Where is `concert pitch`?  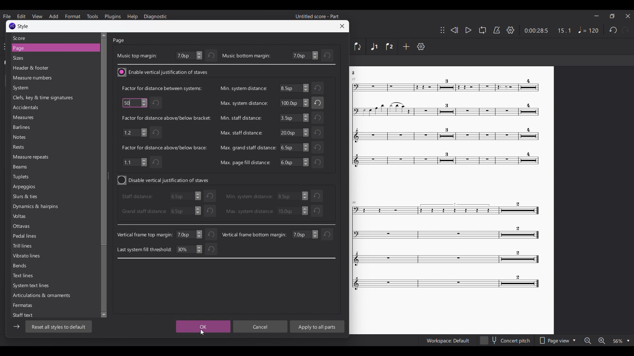 concert pitch is located at coordinates (505, 341).